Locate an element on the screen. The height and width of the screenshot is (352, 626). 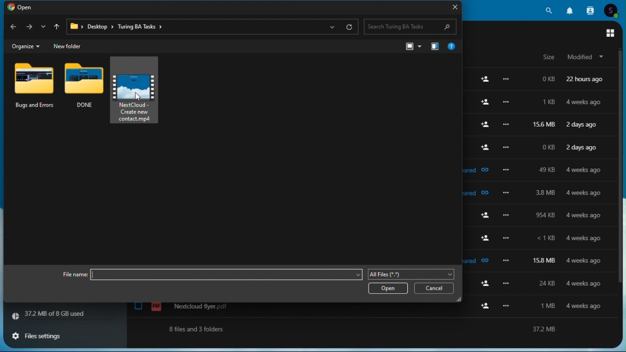
Notifications is located at coordinates (569, 10).